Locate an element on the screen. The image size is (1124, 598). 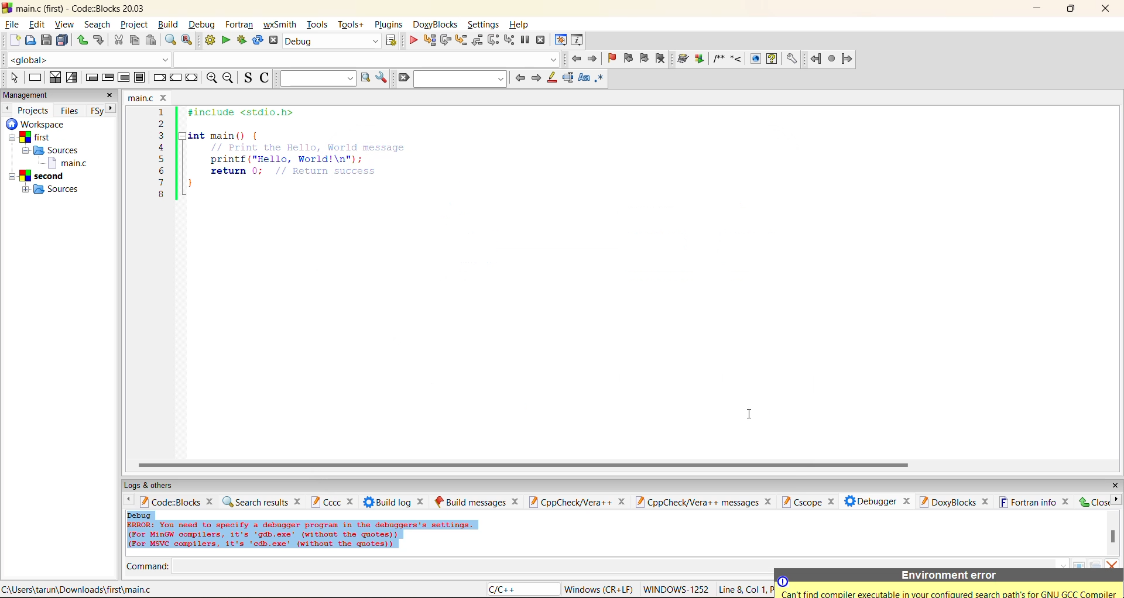
cccc is located at coordinates (325, 501).